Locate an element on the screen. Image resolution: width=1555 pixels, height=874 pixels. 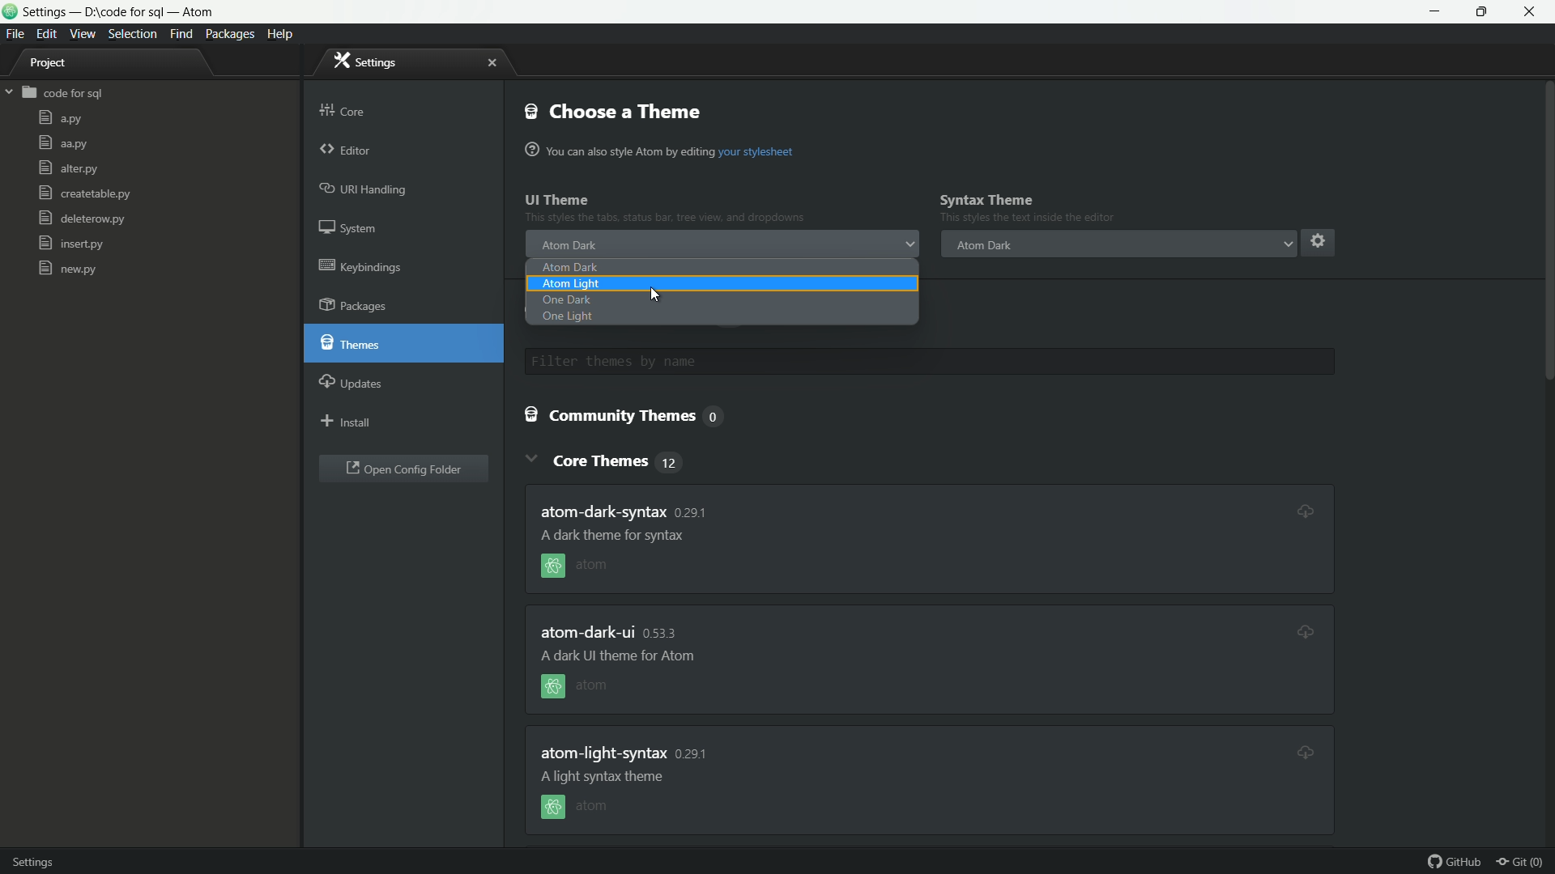
a.py file is located at coordinates (60, 119).